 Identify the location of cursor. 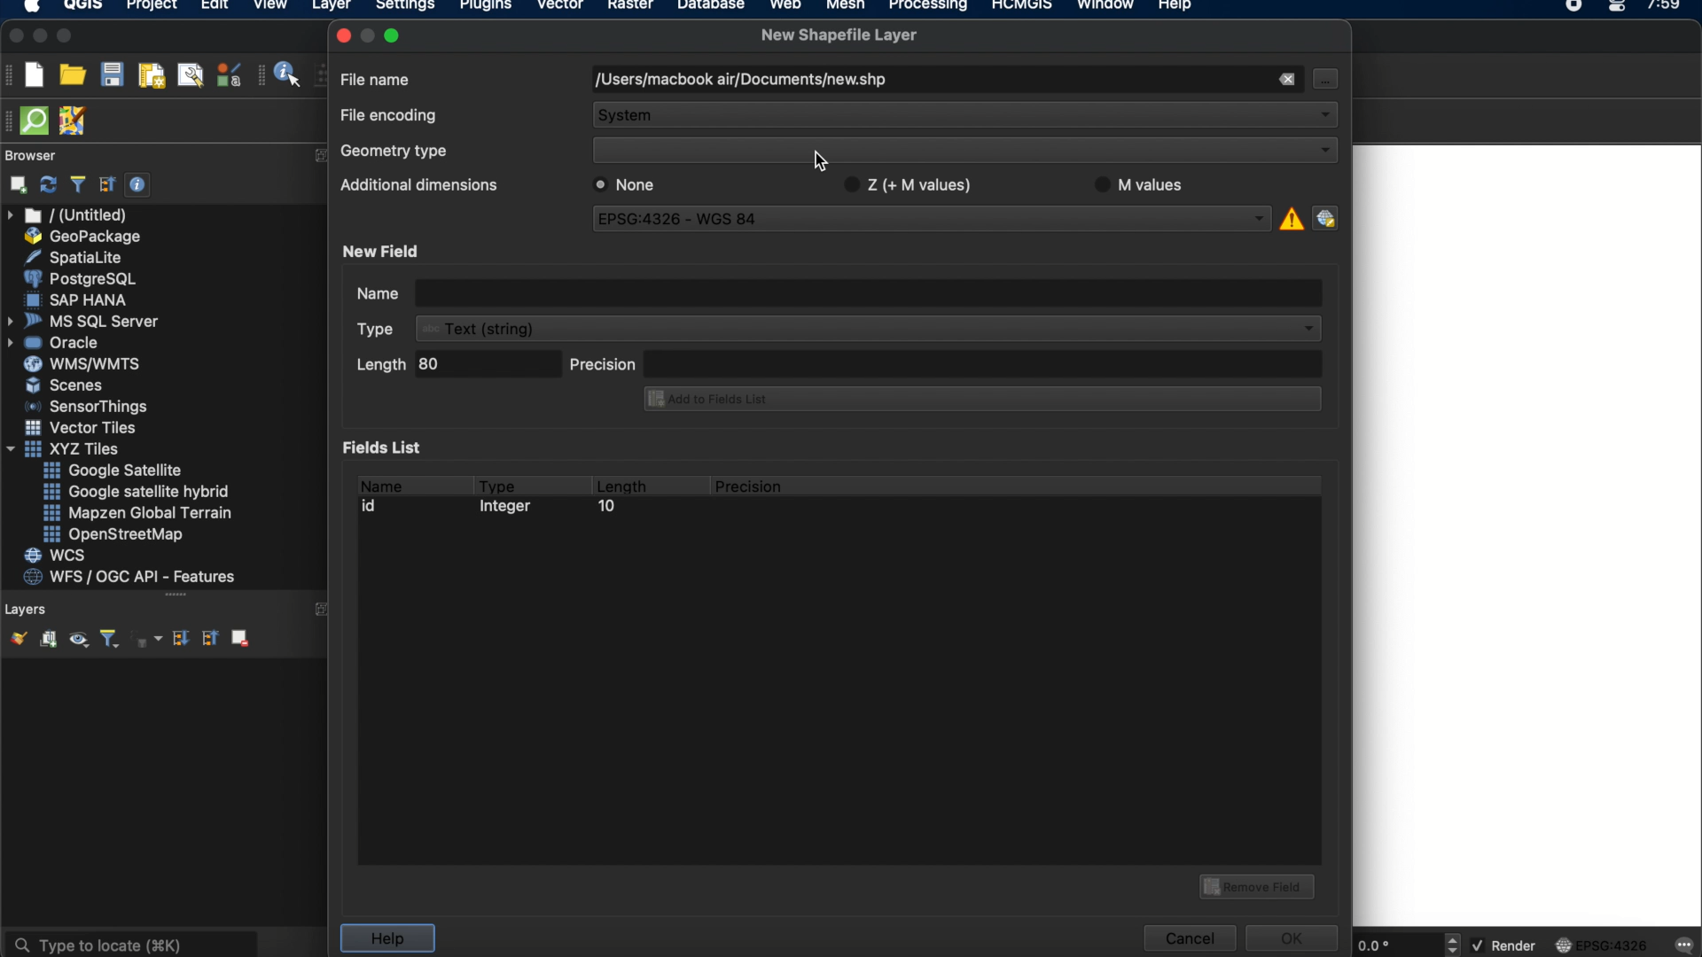
(824, 161).